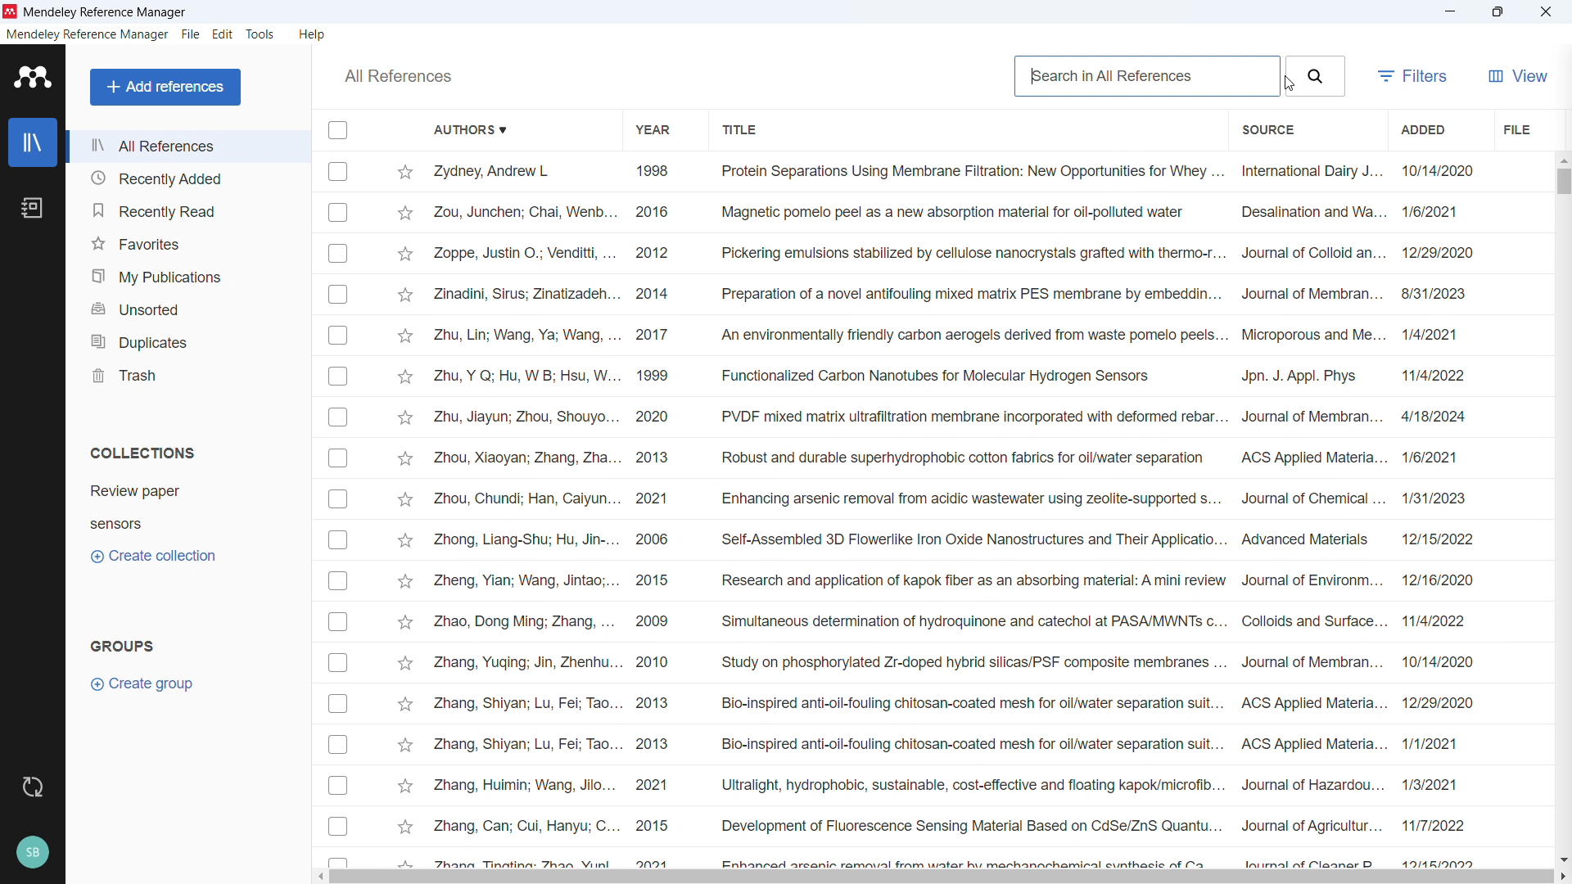 The height and width of the screenshot is (884, 1572). Describe the element at coordinates (1449, 12) in the screenshot. I see `minimise ` at that location.